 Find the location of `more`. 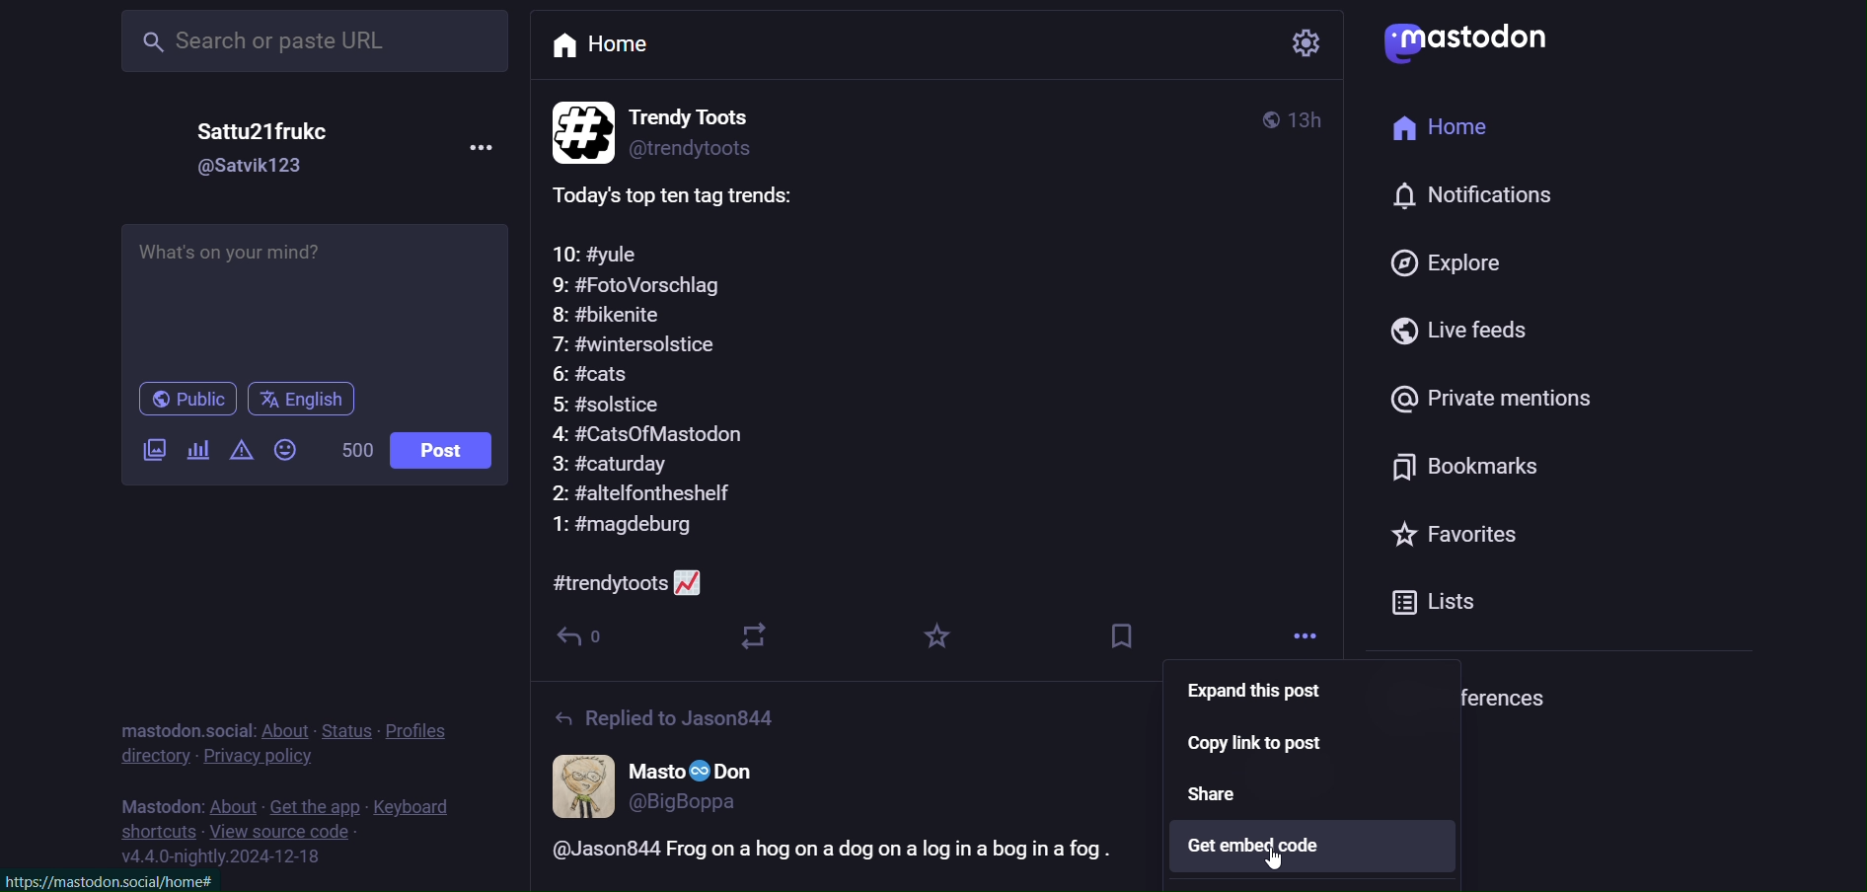

more is located at coordinates (1297, 632).